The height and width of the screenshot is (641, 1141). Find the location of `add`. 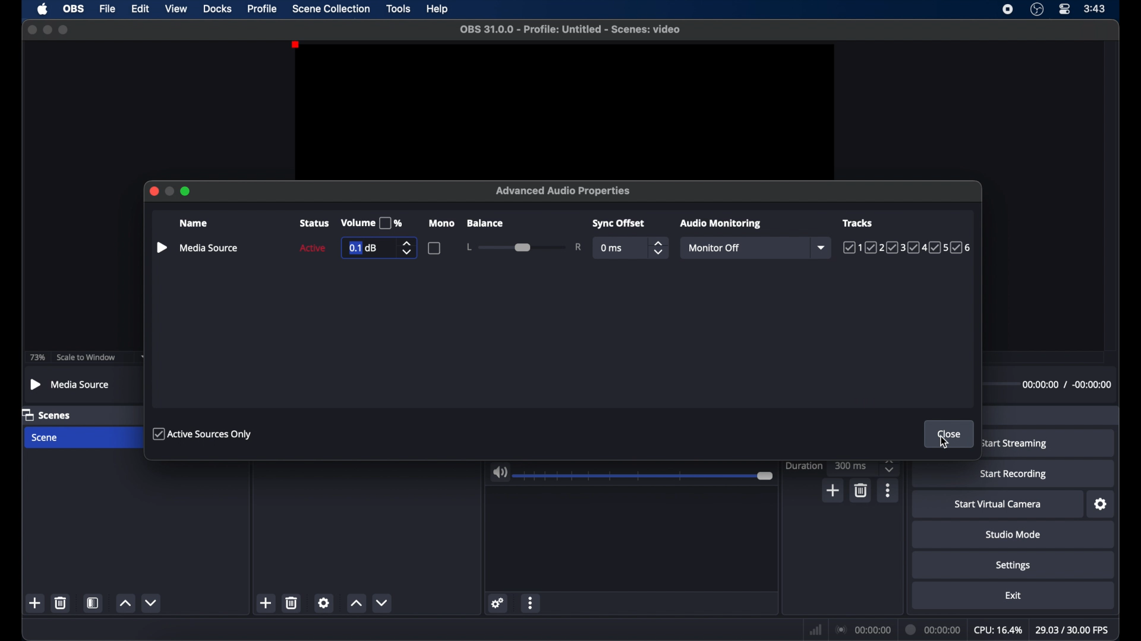

add is located at coordinates (834, 491).